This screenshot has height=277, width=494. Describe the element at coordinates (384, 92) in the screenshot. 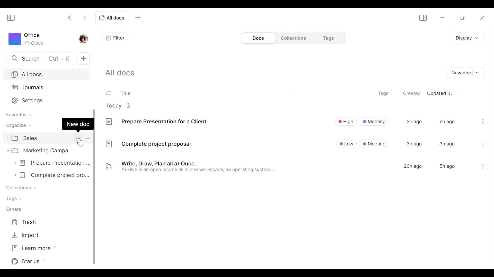

I see `Tags` at that location.